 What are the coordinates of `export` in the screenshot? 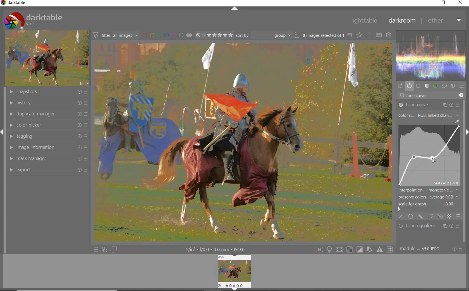 It's located at (47, 170).